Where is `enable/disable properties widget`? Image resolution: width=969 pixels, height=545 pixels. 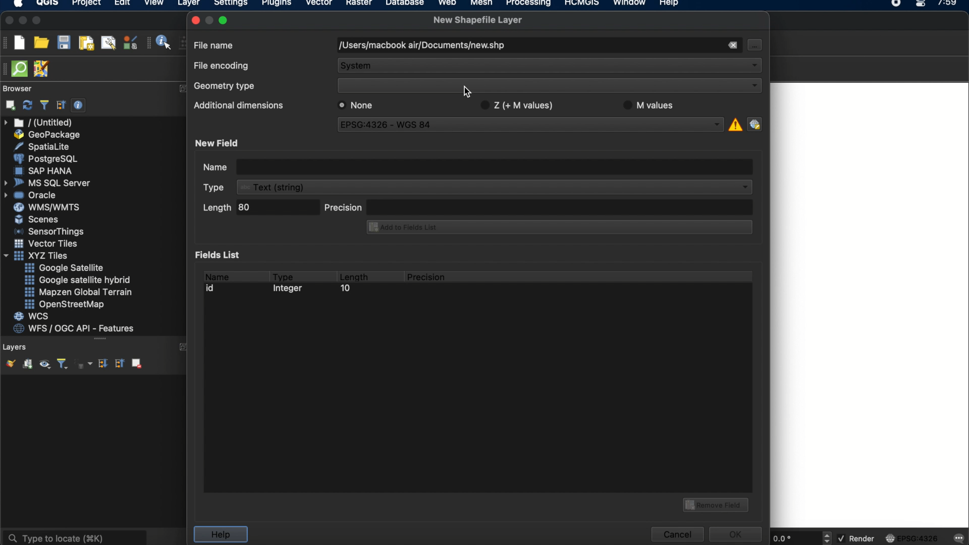 enable/disable properties widget is located at coordinates (79, 105).